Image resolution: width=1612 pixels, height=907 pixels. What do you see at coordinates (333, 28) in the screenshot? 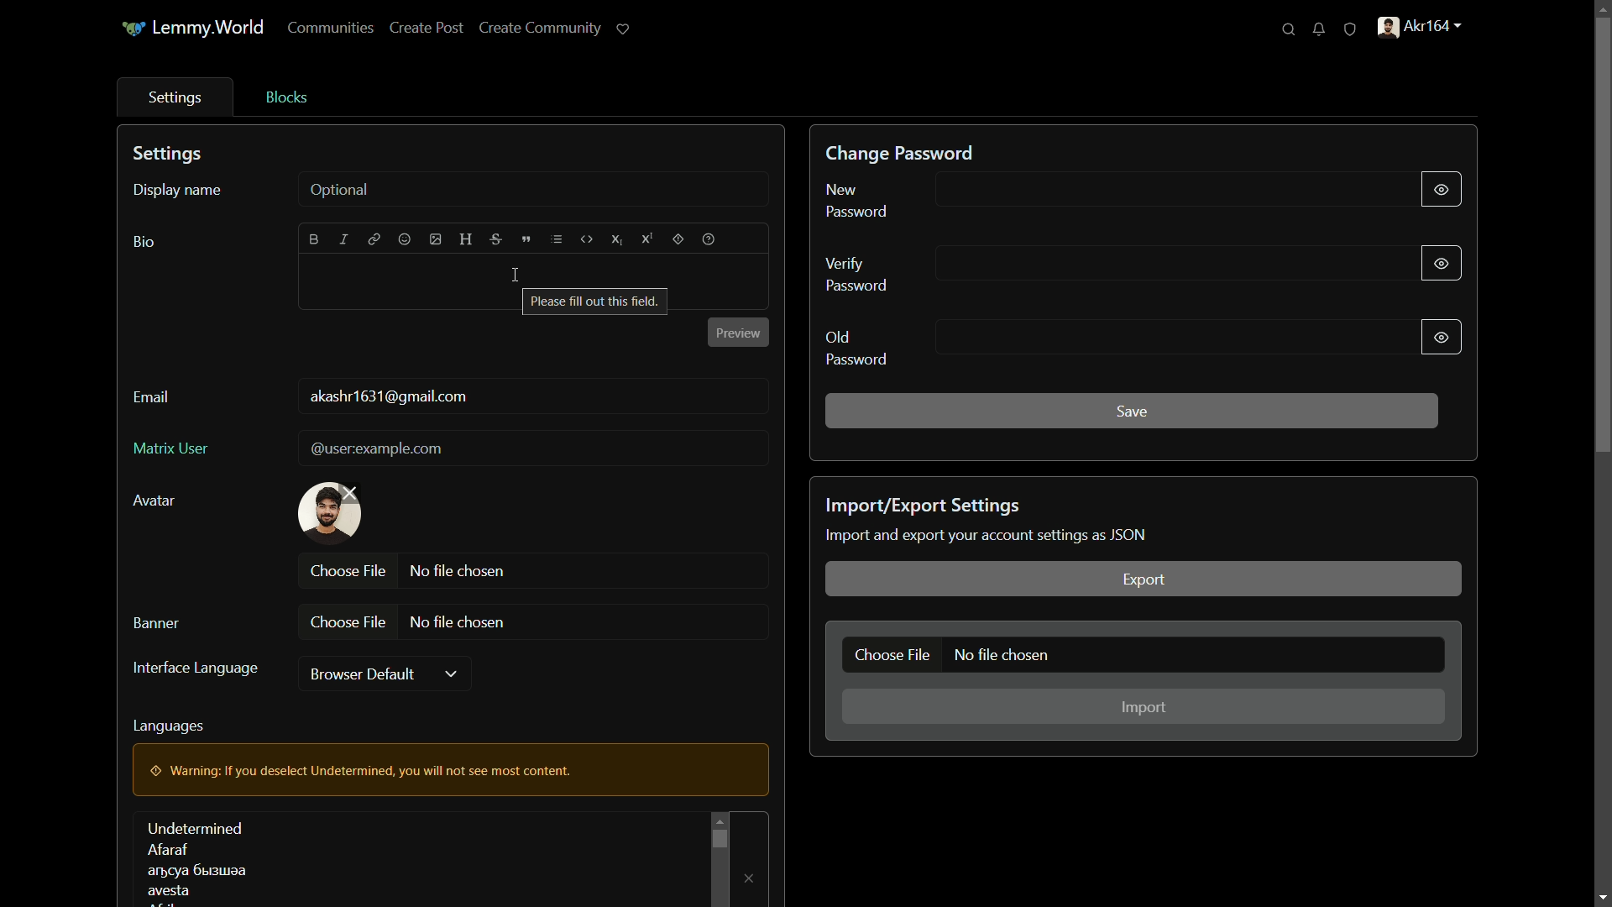
I see `communities` at bounding box center [333, 28].